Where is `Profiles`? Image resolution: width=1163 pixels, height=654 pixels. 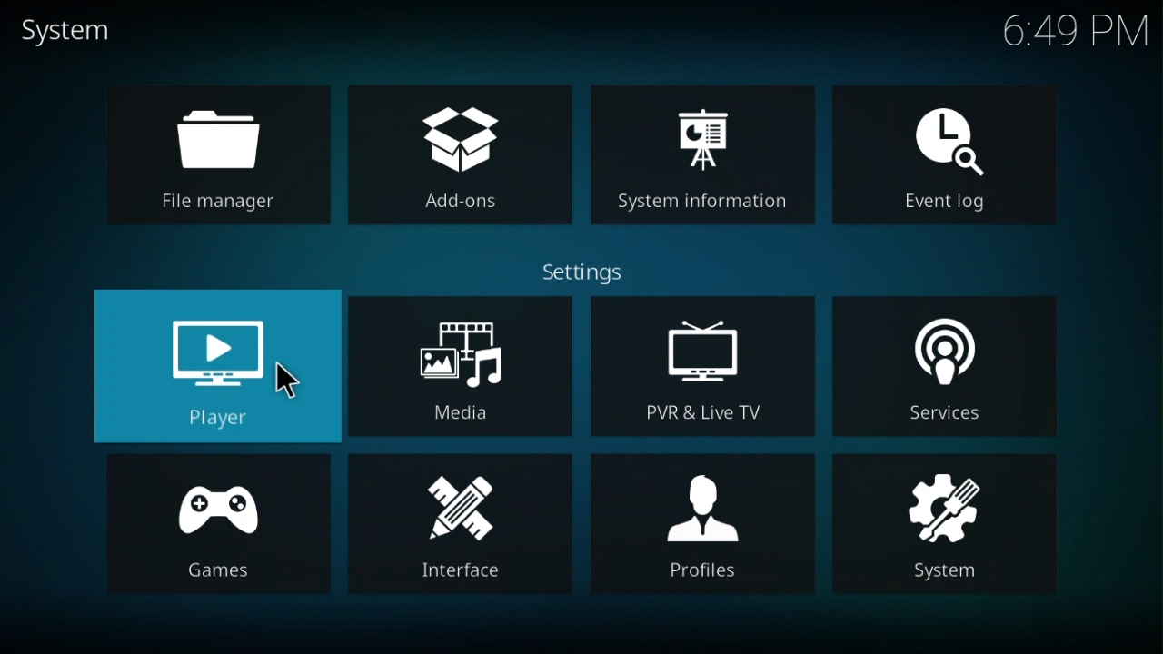 Profiles is located at coordinates (704, 520).